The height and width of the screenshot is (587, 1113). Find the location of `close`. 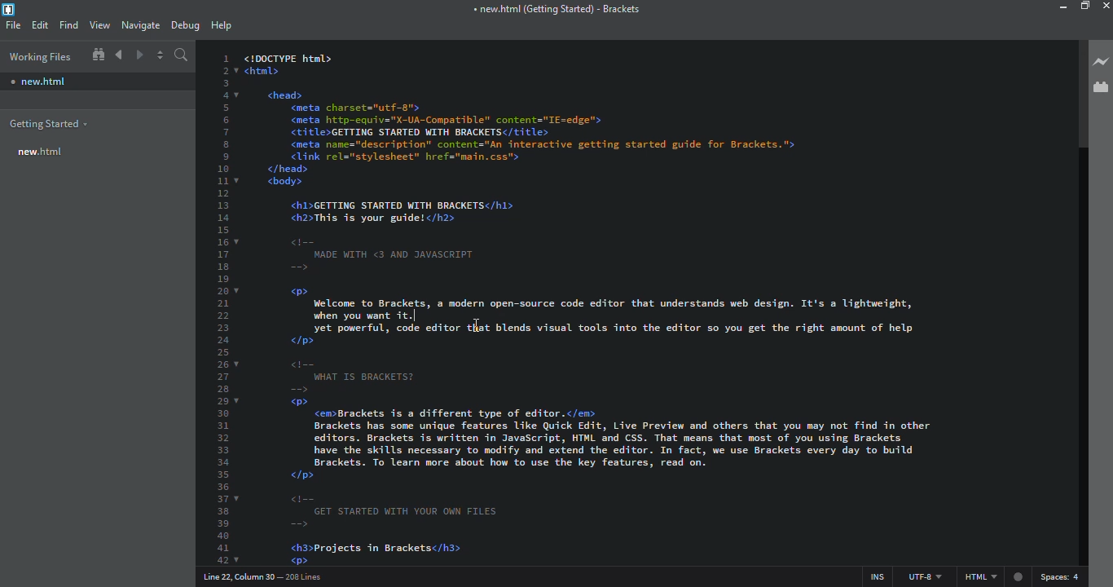

close is located at coordinates (1109, 5).